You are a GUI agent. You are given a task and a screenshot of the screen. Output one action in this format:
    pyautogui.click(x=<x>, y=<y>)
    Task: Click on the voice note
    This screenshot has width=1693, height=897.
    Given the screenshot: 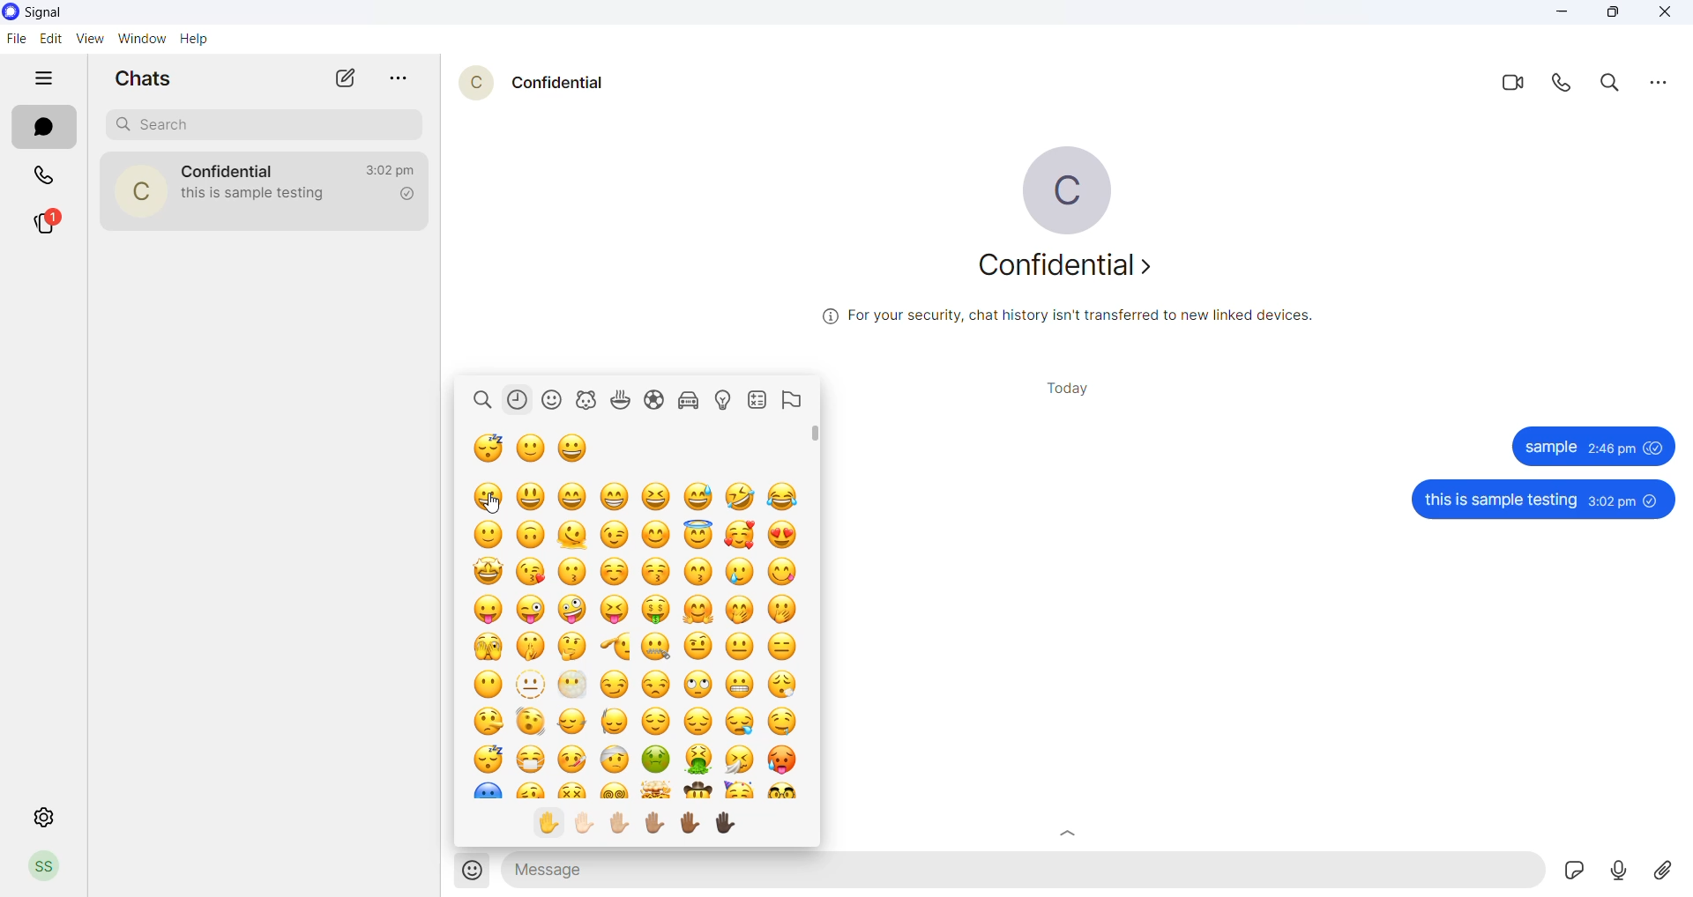 What is the action you would take?
    pyautogui.click(x=1617, y=869)
    